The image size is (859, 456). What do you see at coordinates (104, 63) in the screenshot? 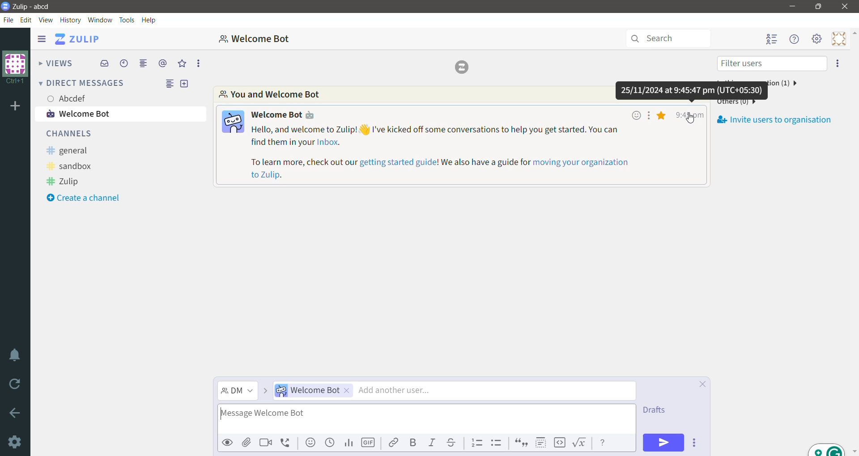
I see `Inbox` at bounding box center [104, 63].